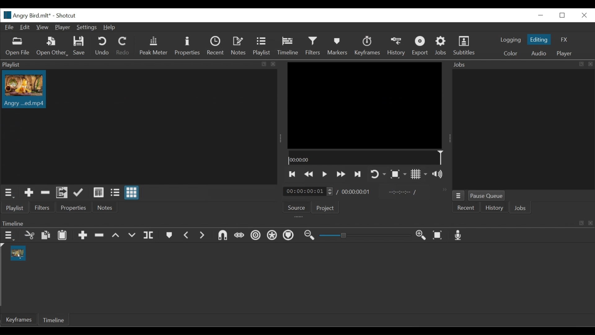  I want to click on Redo, so click(122, 46).